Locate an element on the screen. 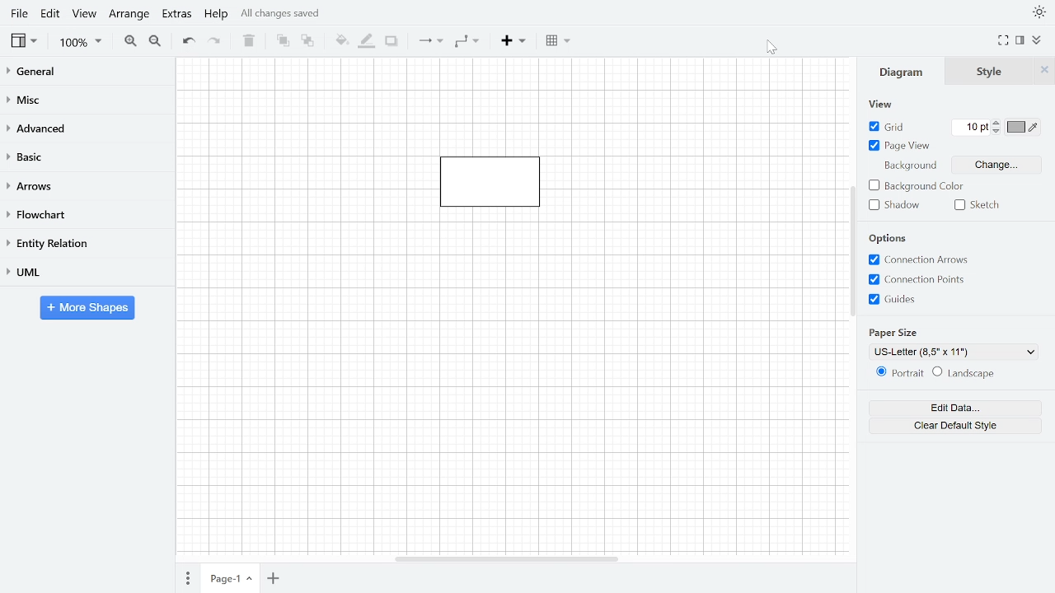 This screenshot has height=593, width=1055. Misc is located at coordinates (85, 100).